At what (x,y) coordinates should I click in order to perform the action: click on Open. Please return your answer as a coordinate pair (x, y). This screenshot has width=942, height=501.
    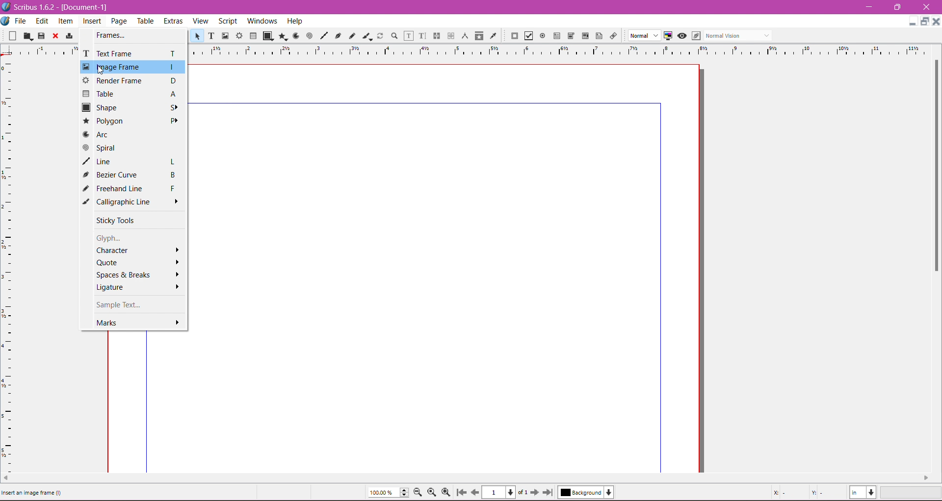
    Looking at the image, I should click on (28, 36).